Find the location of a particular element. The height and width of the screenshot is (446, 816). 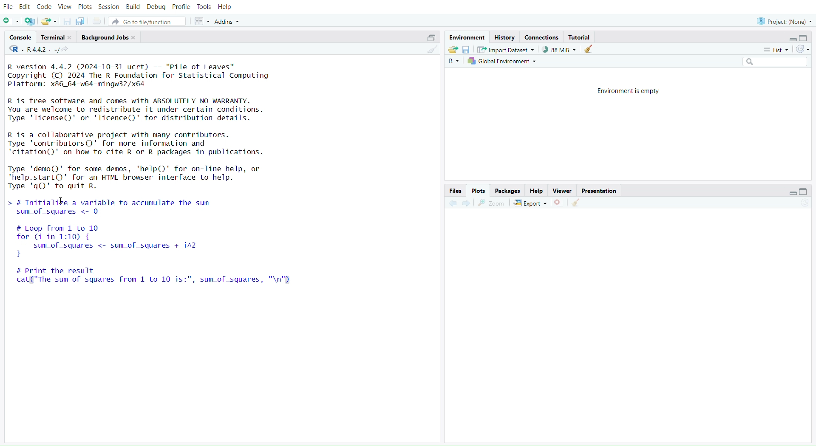

viewer is located at coordinates (563, 190).